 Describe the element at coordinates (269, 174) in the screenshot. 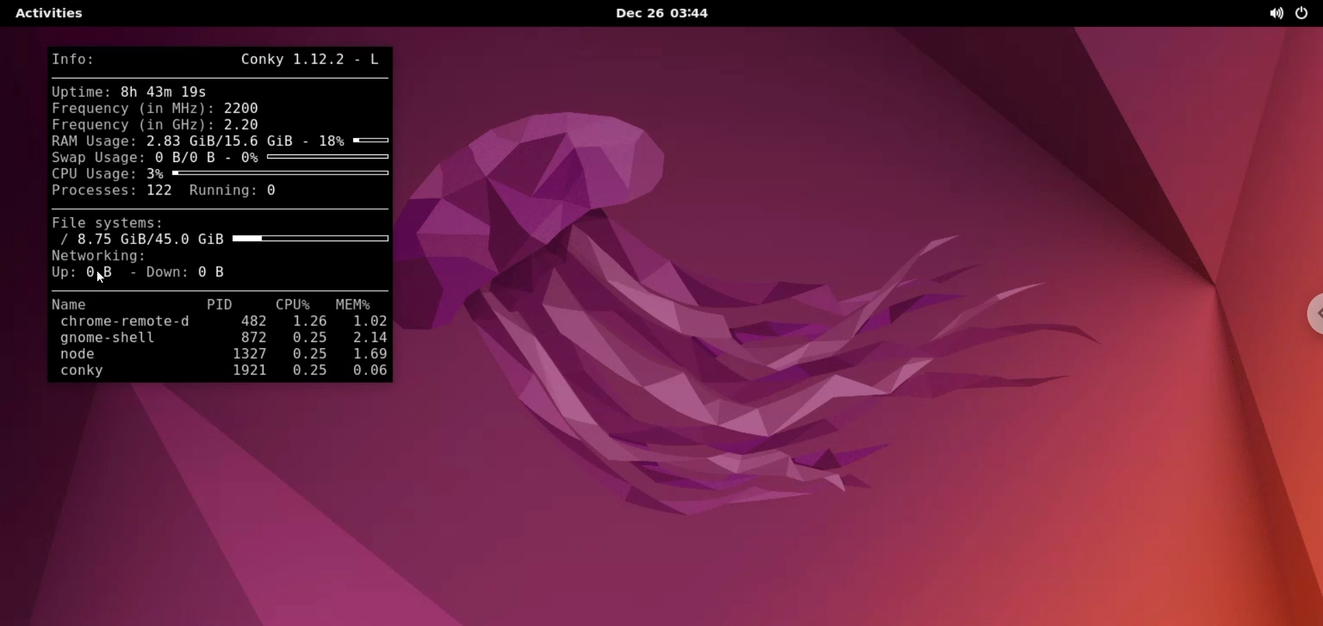

I see `3%` at that location.